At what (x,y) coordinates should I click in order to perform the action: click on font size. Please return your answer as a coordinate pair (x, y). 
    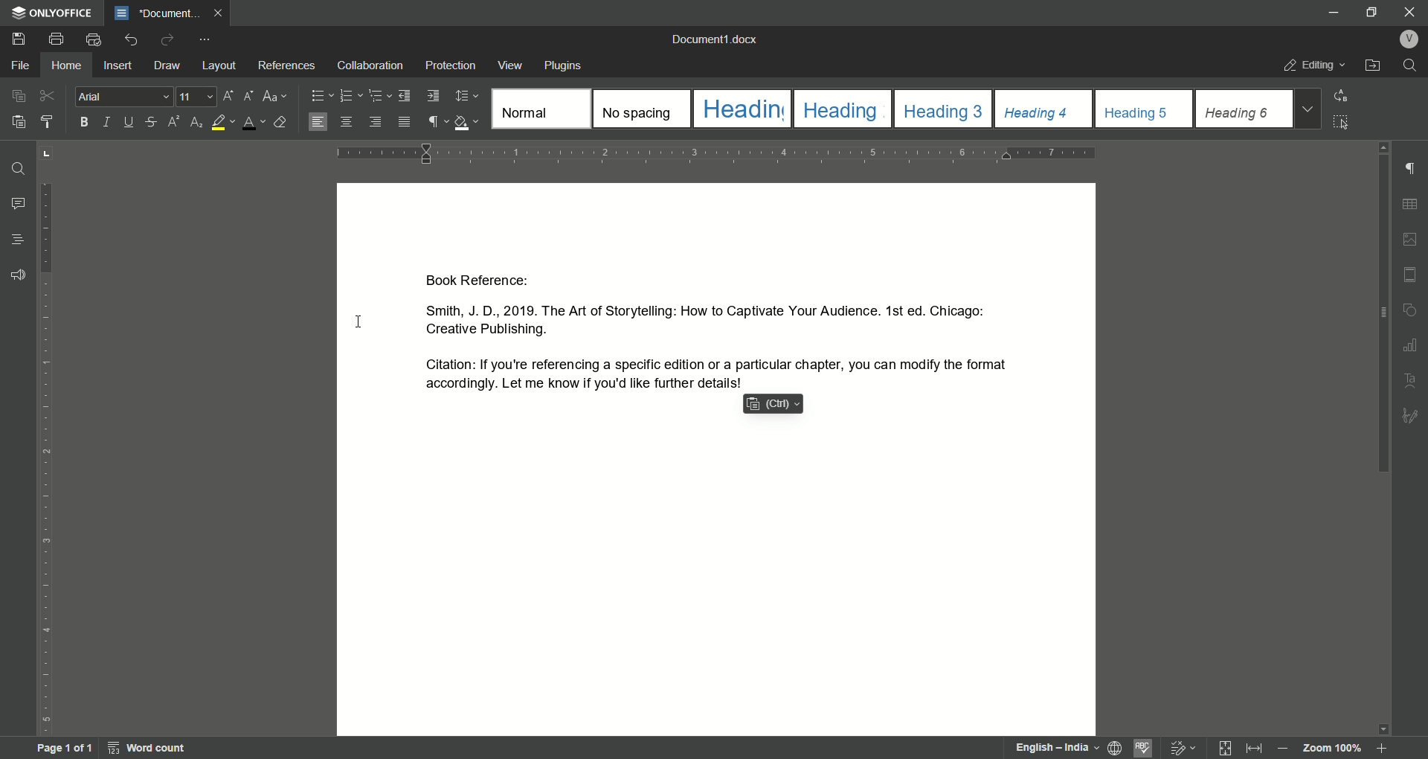
    Looking at the image, I should click on (199, 97).